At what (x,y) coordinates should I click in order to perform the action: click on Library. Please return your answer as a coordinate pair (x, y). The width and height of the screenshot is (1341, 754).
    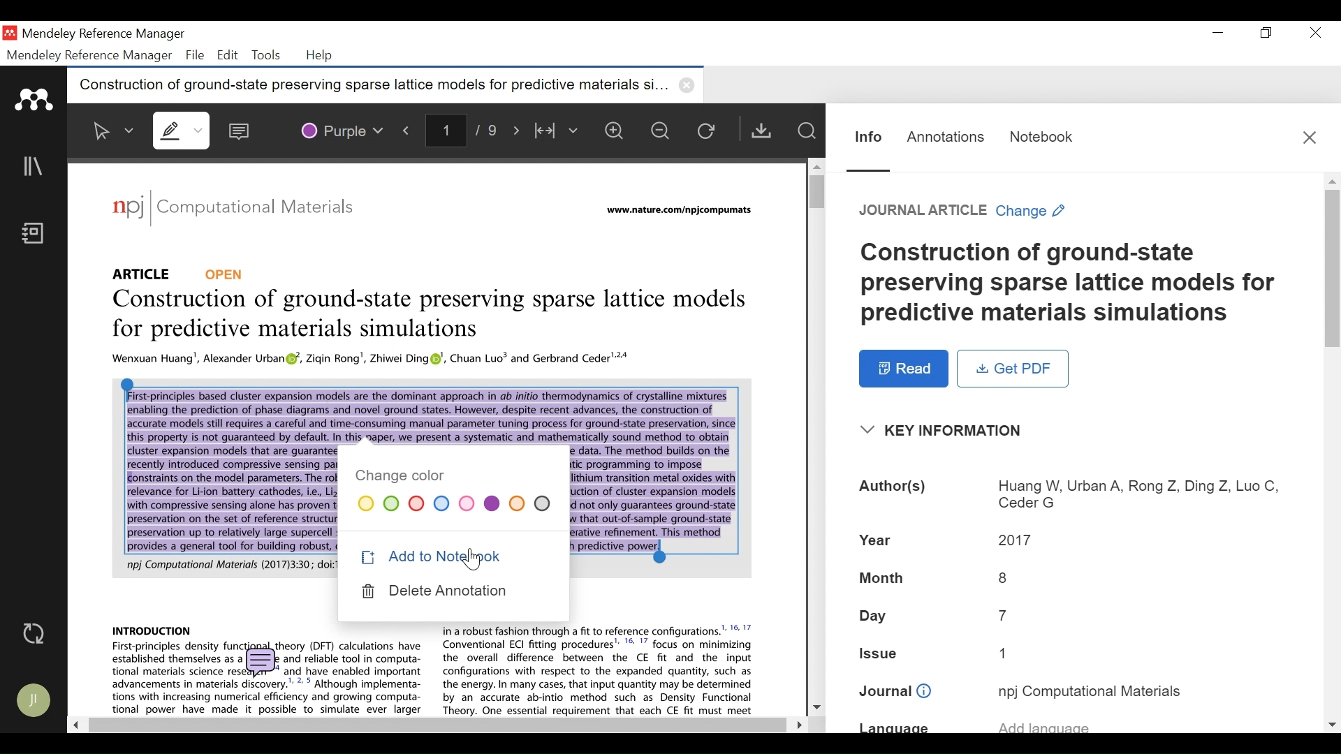
    Looking at the image, I should click on (34, 166).